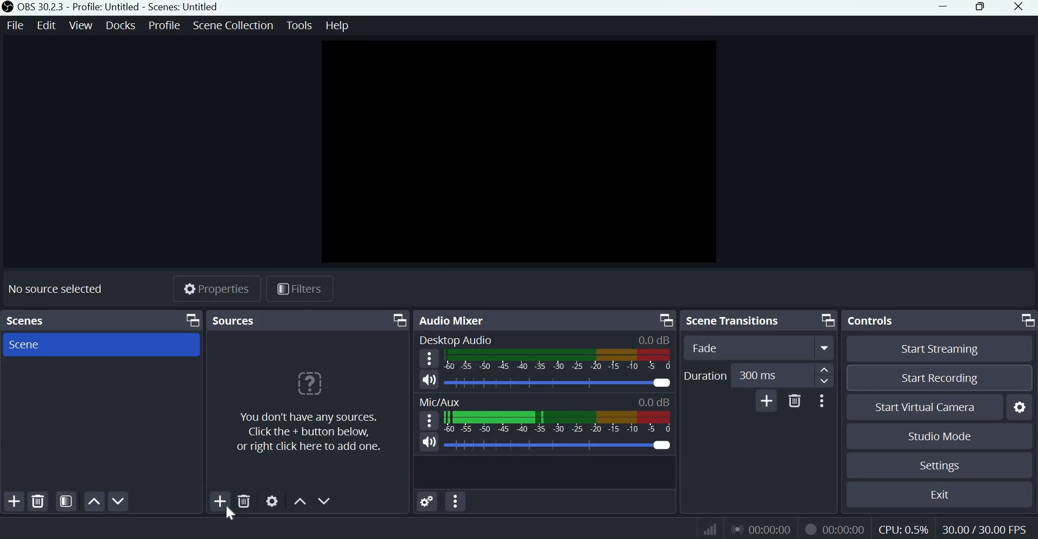  What do you see at coordinates (560, 382) in the screenshot?
I see `Audio Slider` at bounding box center [560, 382].